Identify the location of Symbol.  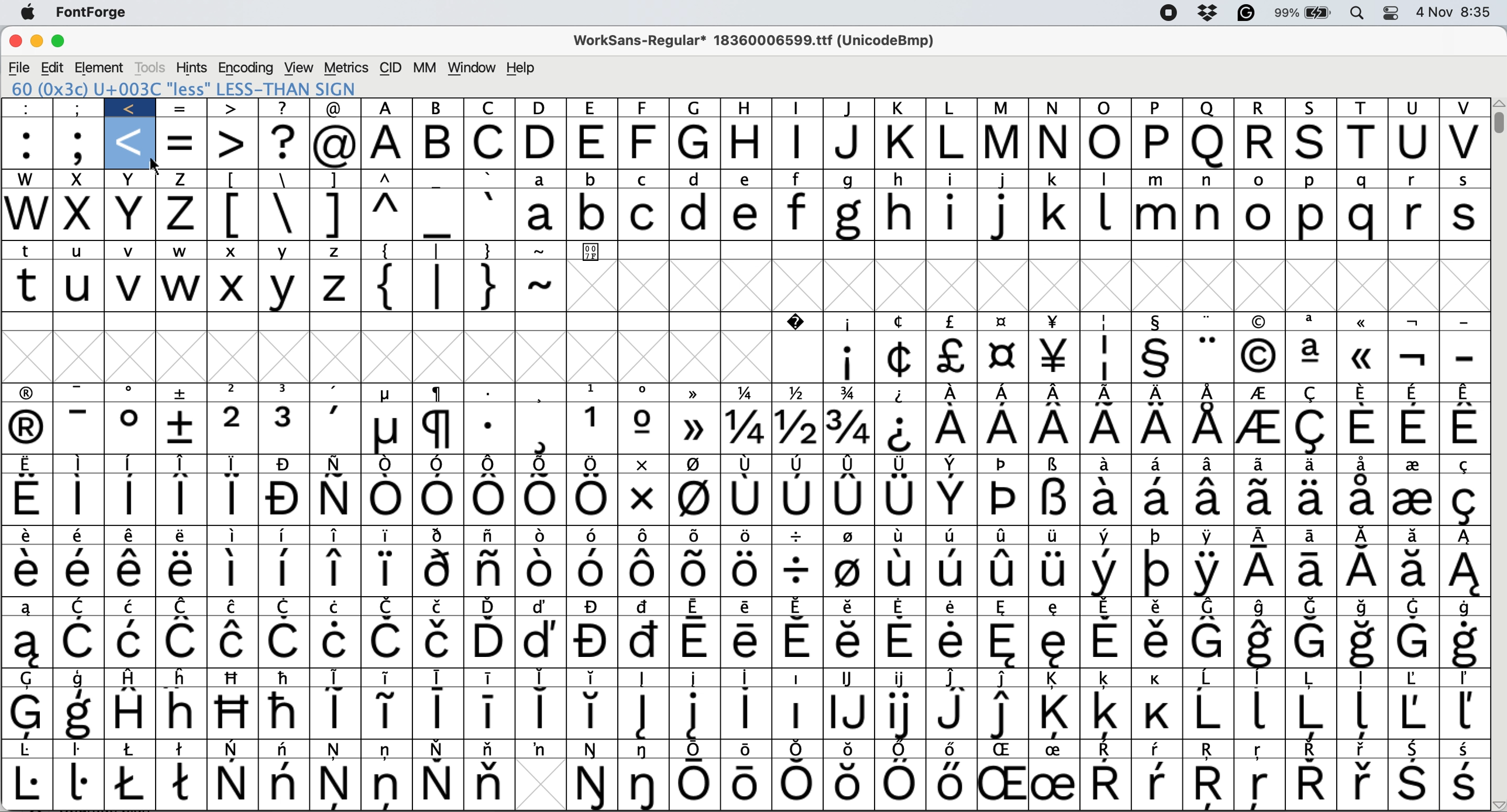
(648, 750).